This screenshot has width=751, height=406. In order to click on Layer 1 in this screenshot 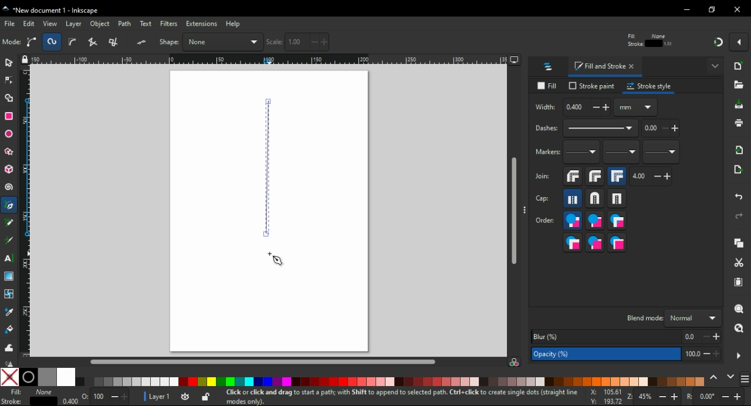, I will do `click(161, 398)`.